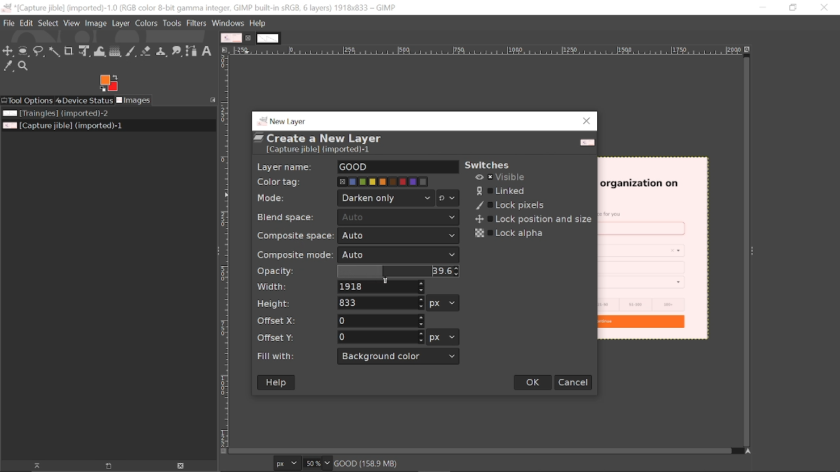  Describe the element at coordinates (399, 357) in the screenshot. I see `Fill with` at that location.